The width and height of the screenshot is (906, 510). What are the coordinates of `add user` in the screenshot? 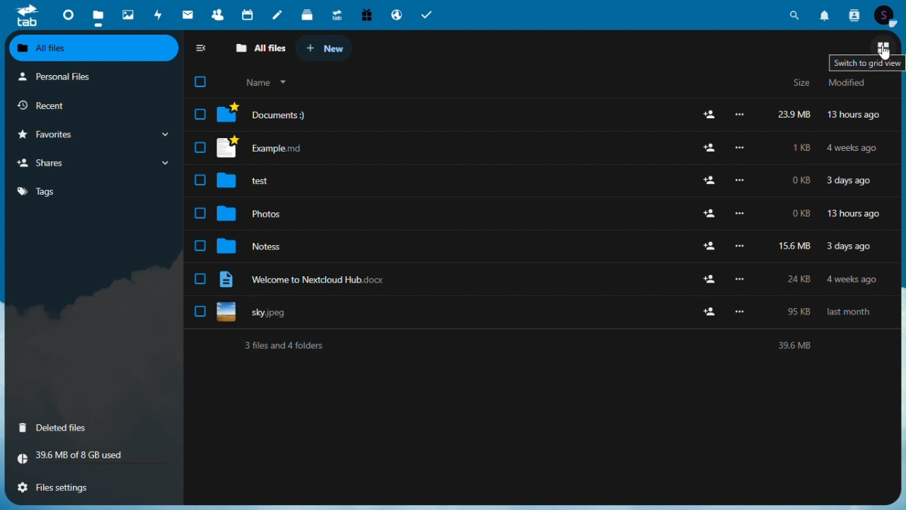 It's located at (711, 180).